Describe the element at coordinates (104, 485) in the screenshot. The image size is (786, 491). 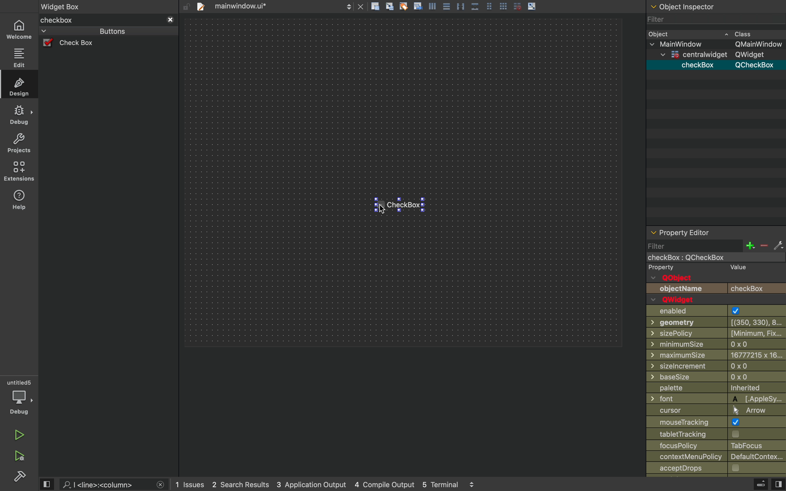
I see `search` at that location.